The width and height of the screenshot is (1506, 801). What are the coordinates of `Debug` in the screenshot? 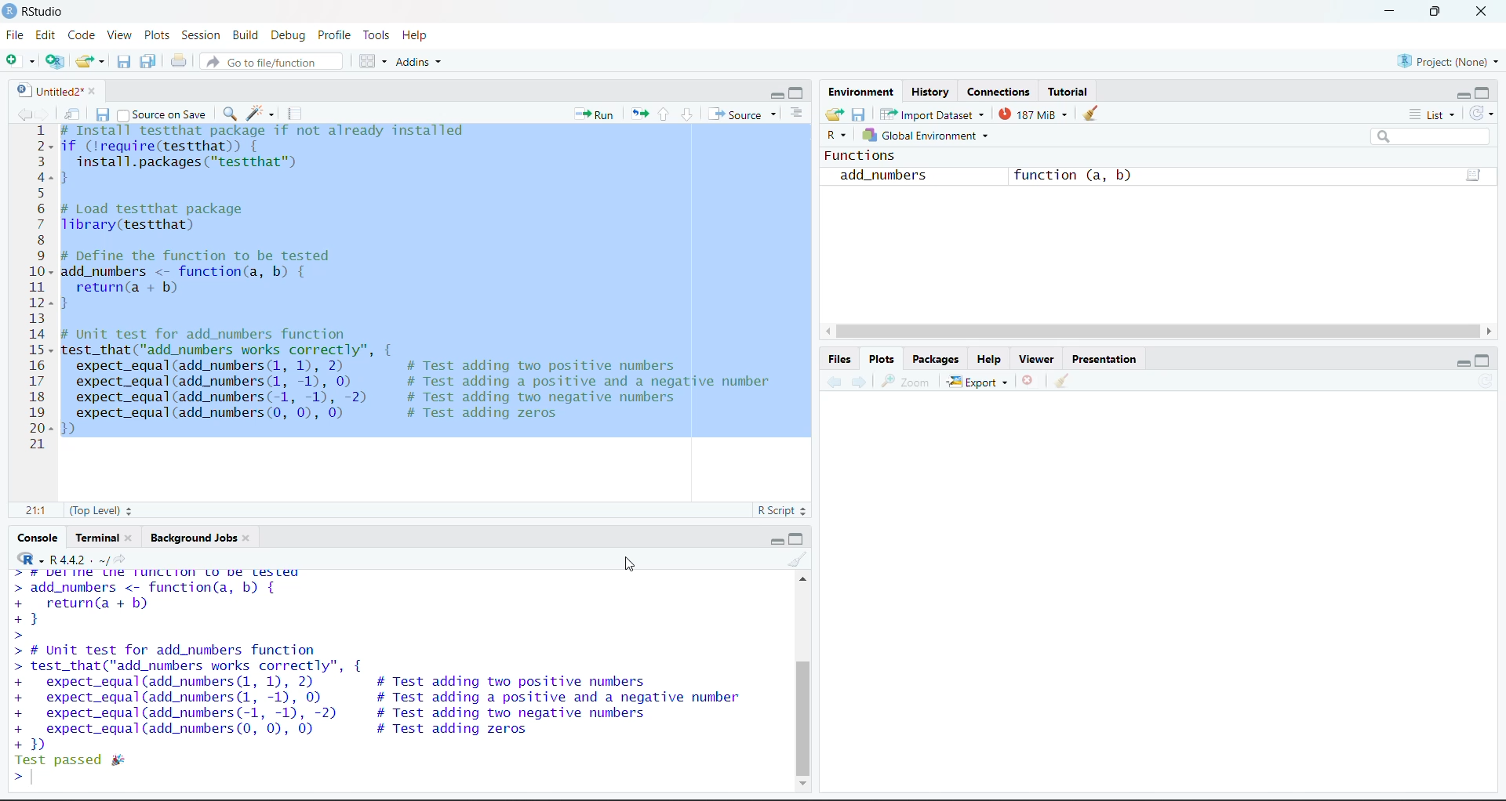 It's located at (288, 34).